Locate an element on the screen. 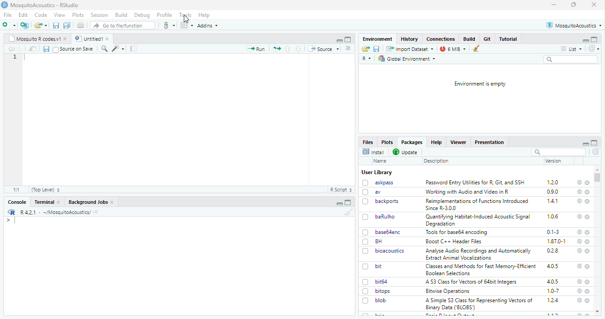  edit is located at coordinates (118, 49).